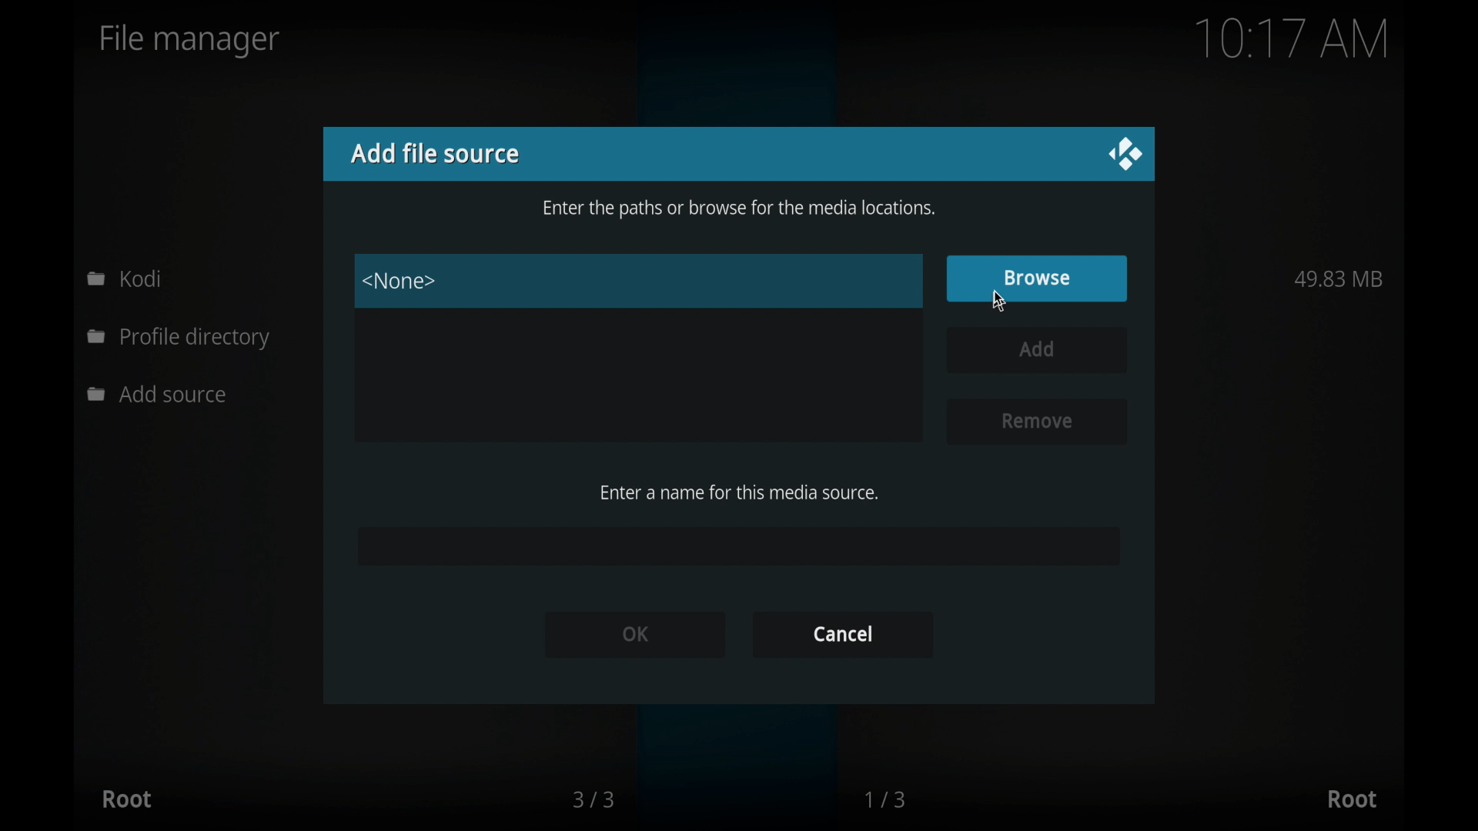 The width and height of the screenshot is (1478, 831). Describe the element at coordinates (399, 282) in the screenshot. I see `none` at that location.